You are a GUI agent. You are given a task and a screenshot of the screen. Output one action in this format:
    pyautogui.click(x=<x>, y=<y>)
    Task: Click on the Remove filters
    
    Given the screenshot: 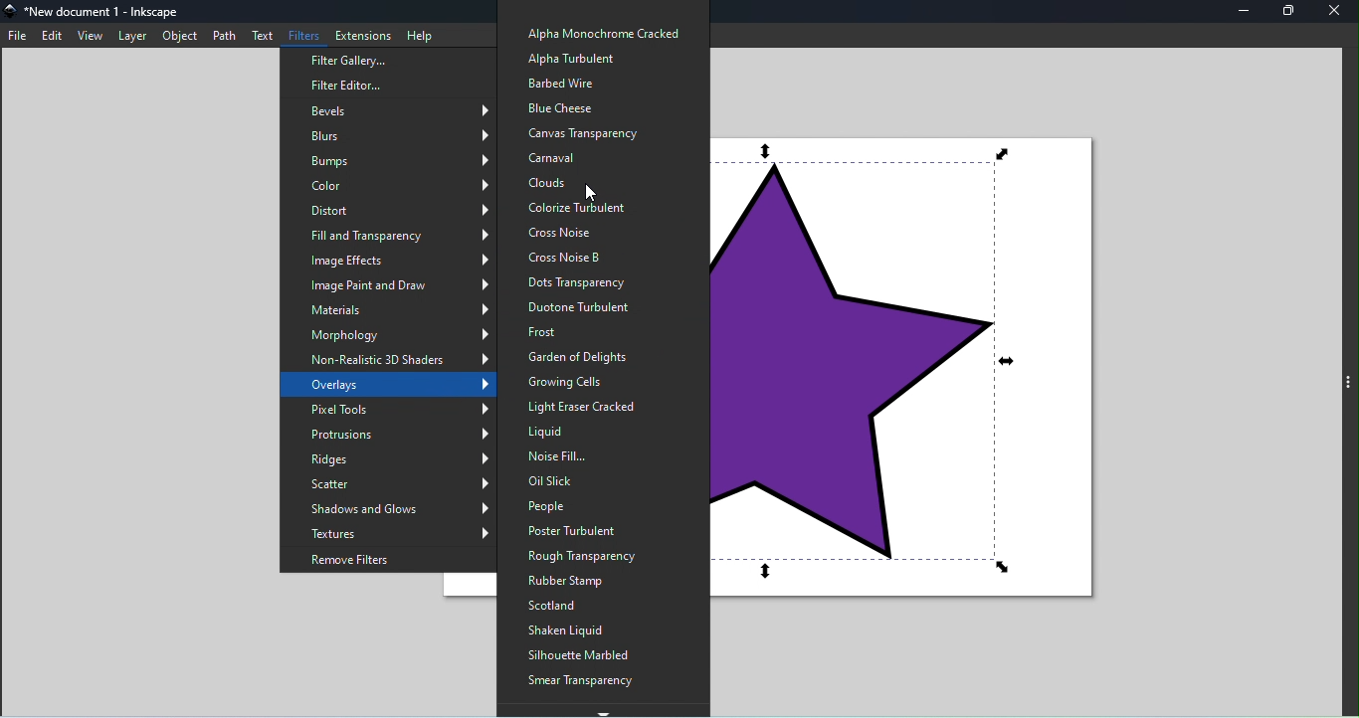 What is the action you would take?
    pyautogui.click(x=390, y=559)
    